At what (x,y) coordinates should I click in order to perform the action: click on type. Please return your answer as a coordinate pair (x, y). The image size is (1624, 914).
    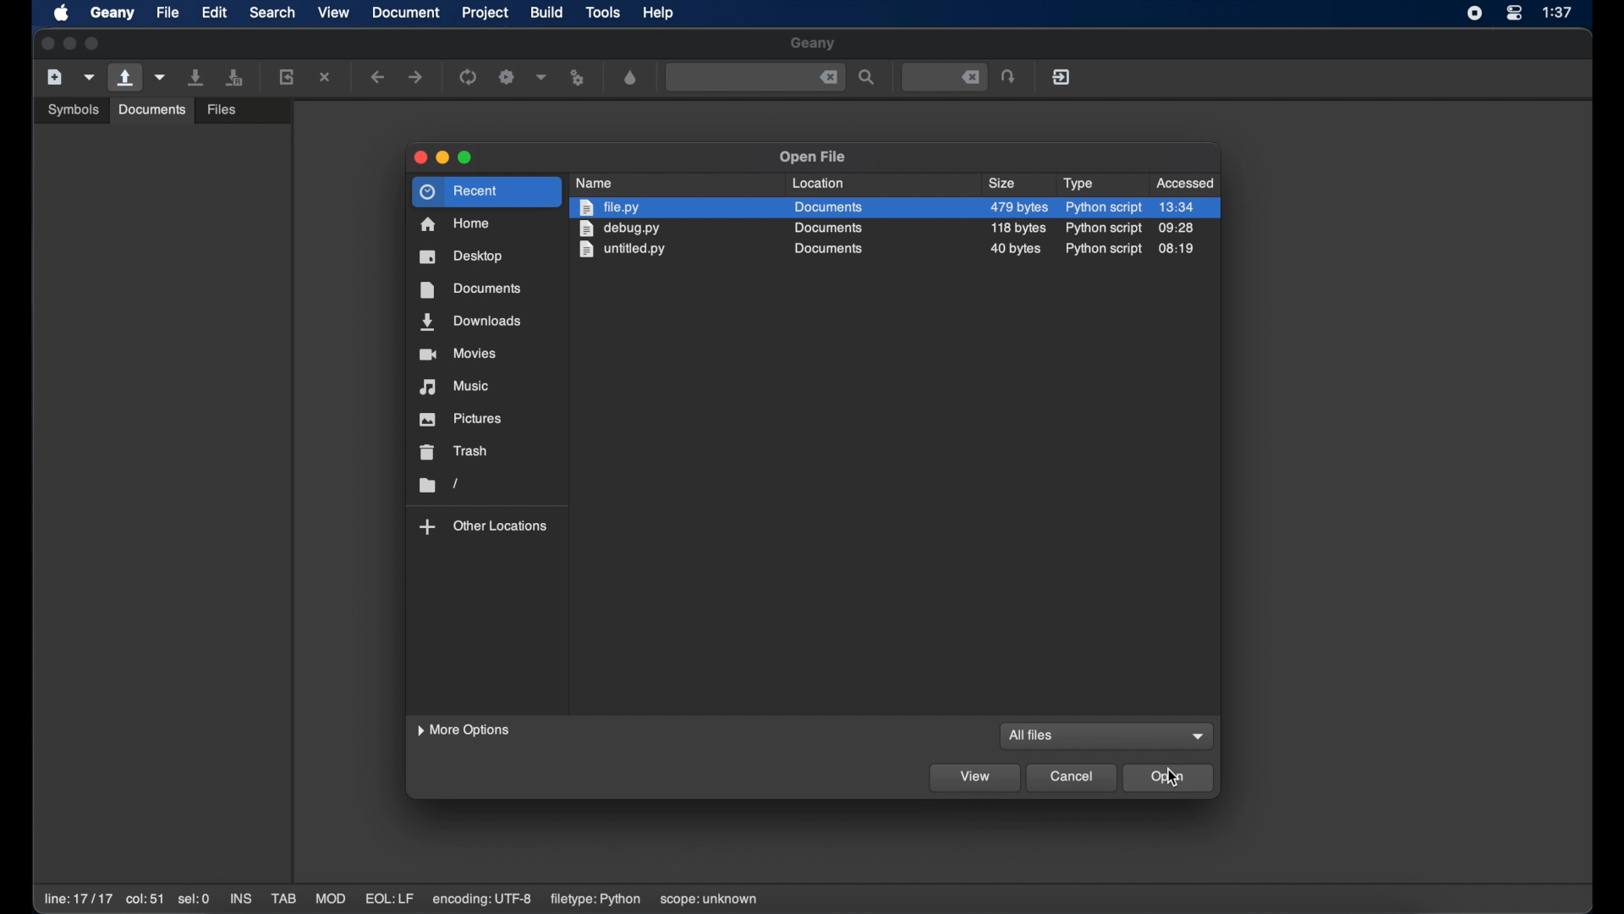
    Looking at the image, I should click on (1078, 184).